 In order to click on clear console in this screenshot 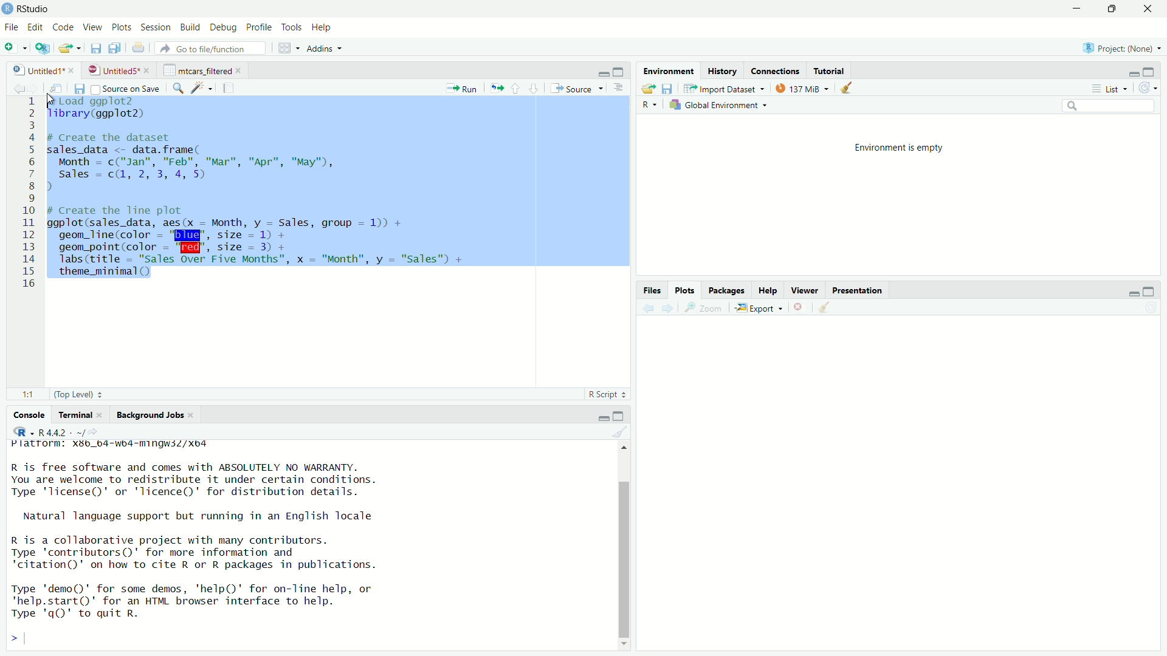, I will do `click(619, 432)`.